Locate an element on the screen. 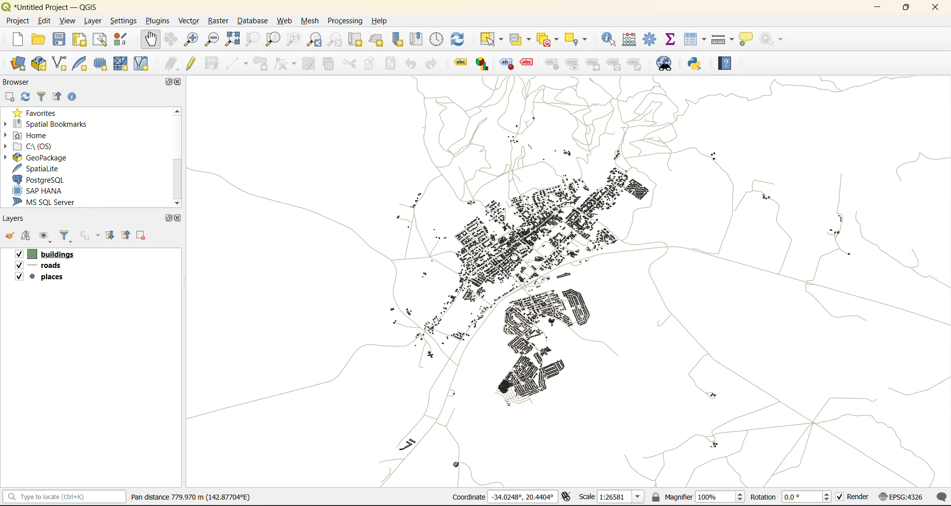 This screenshot has width=951, height=506. spatial bookmarks is located at coordinates (53, 124).